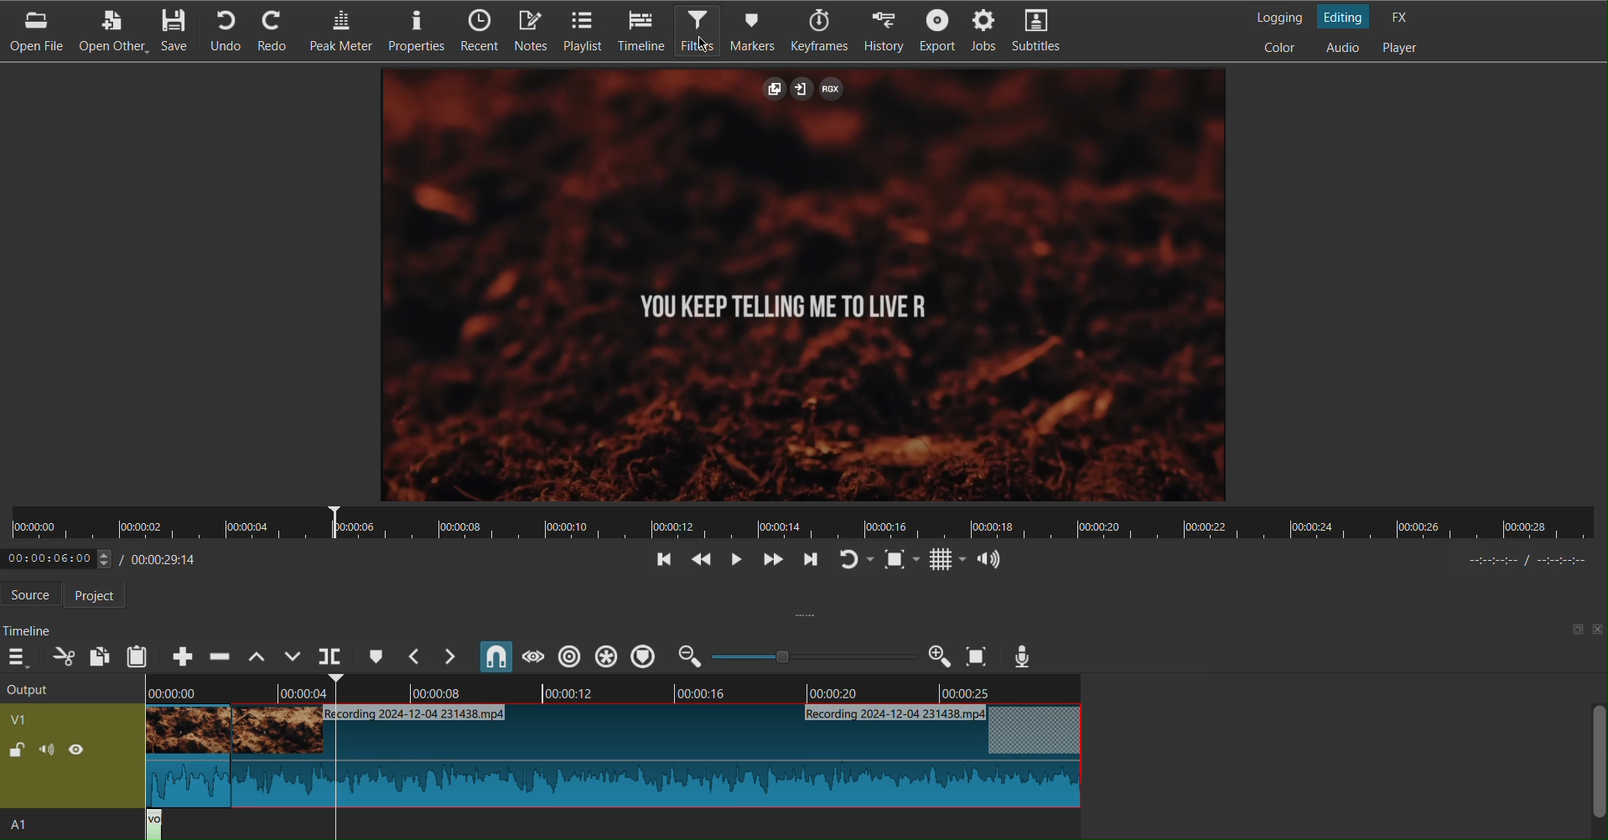  What do you see at coordinates (532, 31) in the screenshot?
I see `Items` at bounding box center [532, 31].